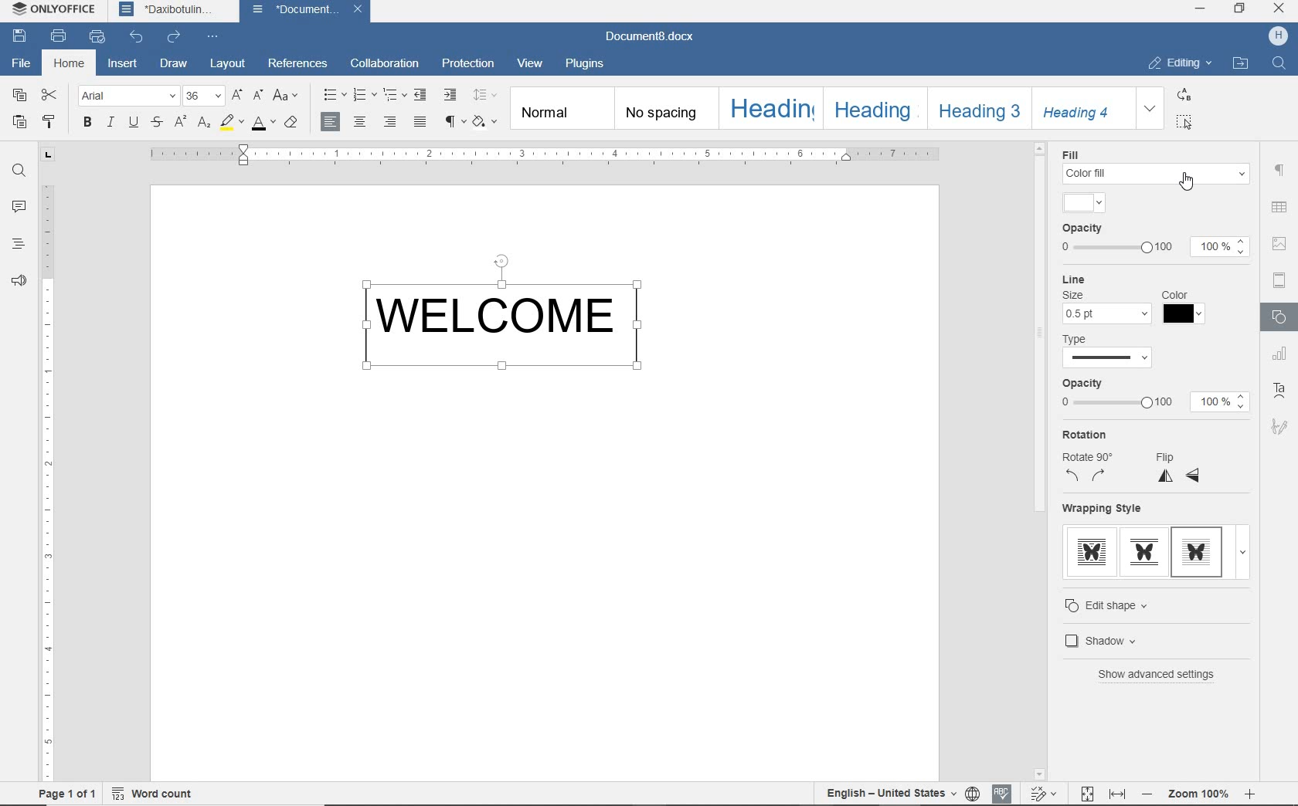 This screenshot has width=1298, height=806. What do you see at coordinates (1122, 605) in the screenshot?
I see `edit shape` at bounding box center [1122, 605].